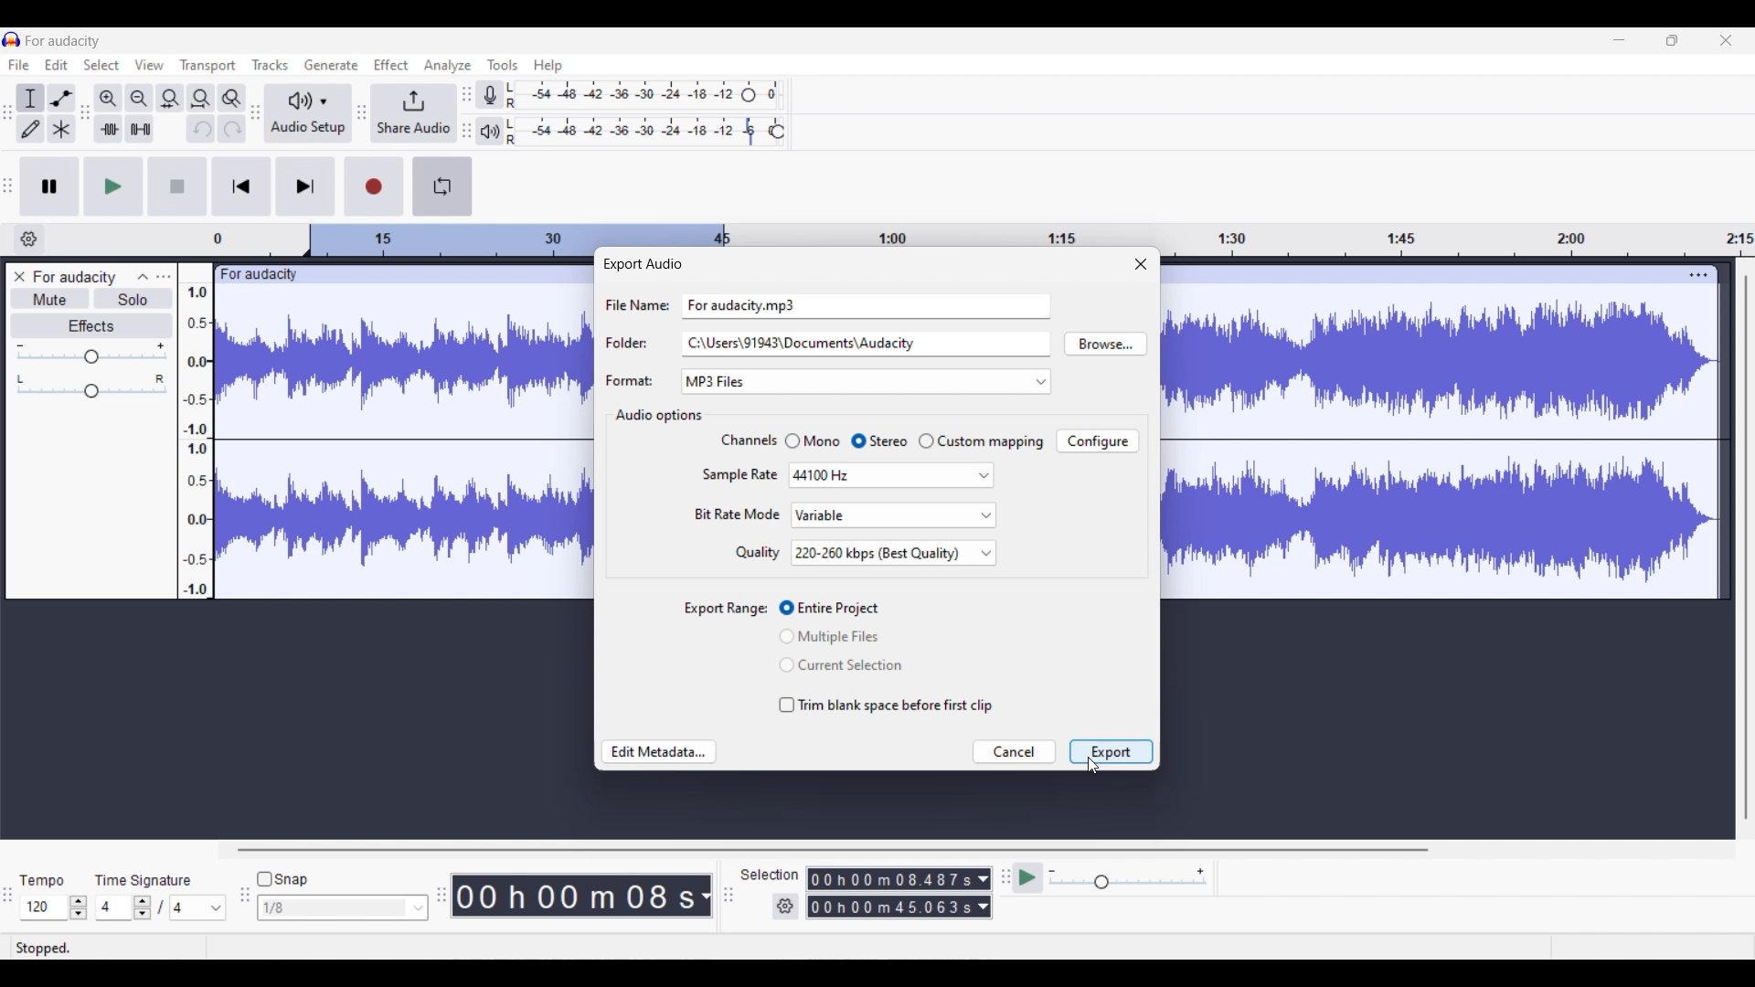 The height and width of the screenshot is (987, 1755). What do you see at coordinates (635, 343) in the screenshot?
I see `Indicates text box for respective setting options` at bounding box center [635, 343].